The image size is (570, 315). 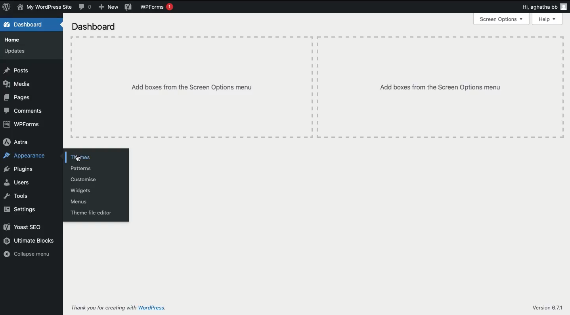 I want to click on Click, so click(x=77, y=156).